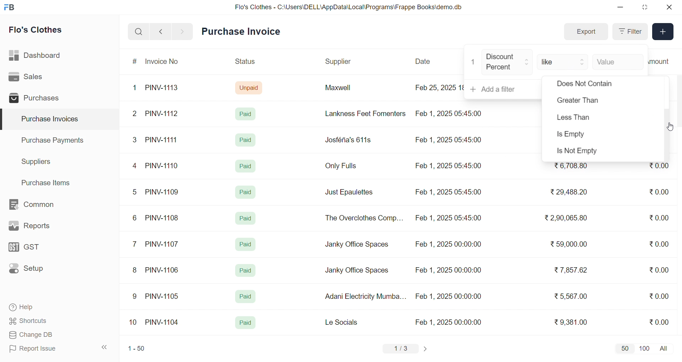 This screenshot has height=362, width=682. Describe the element at coordinates (163, 192) in the screenshot. I see `PINV-1109` at that location.